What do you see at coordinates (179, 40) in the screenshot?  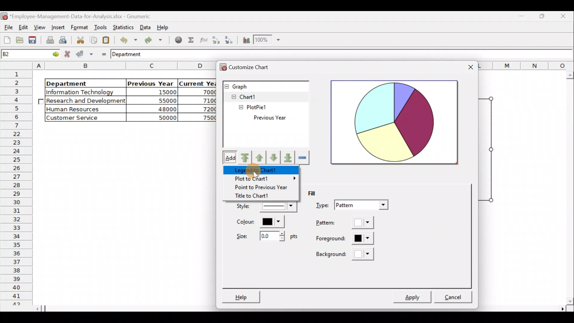 I see `Insert hyperlink` at bounding box center [179, 40].